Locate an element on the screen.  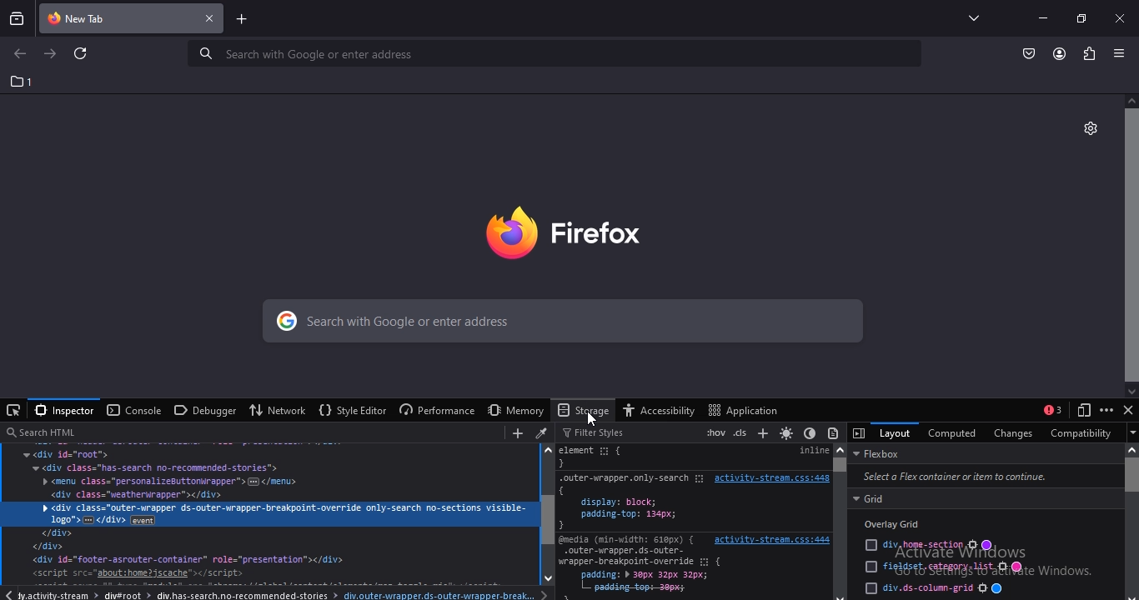
scroll bar is located at coordinates (1131, 245).